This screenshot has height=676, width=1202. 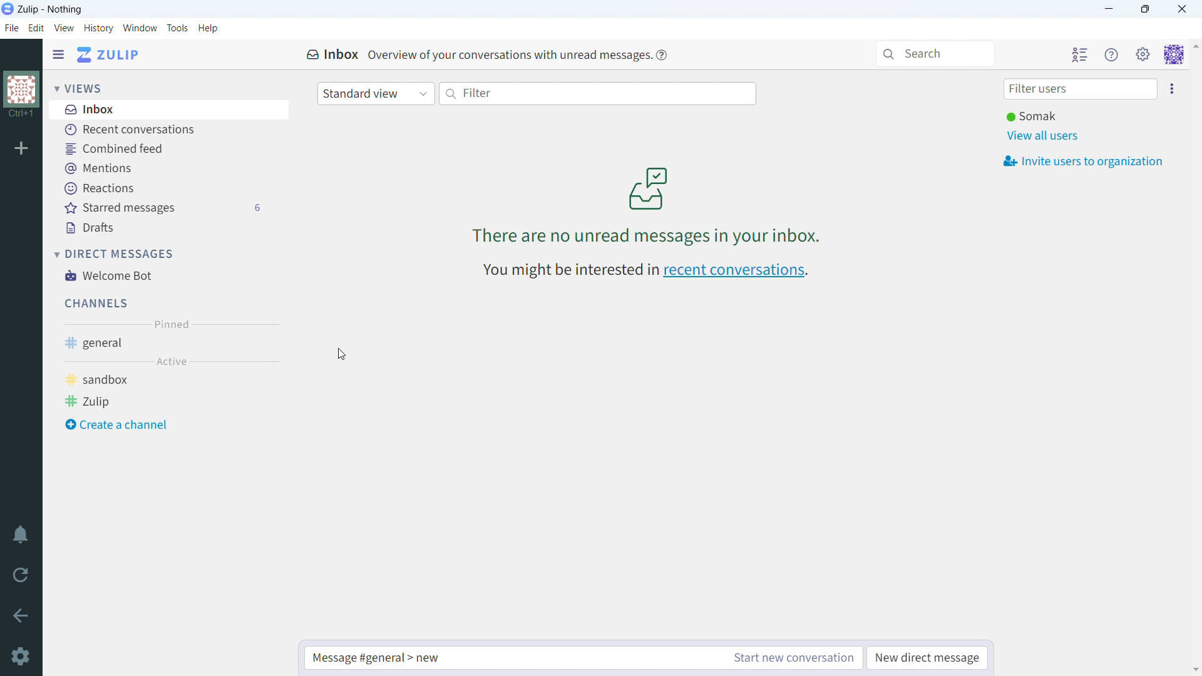 What do you see at coordinates (159, 131) in the screenshot?
I see `recent conversations` at bounding box center [159, 131].